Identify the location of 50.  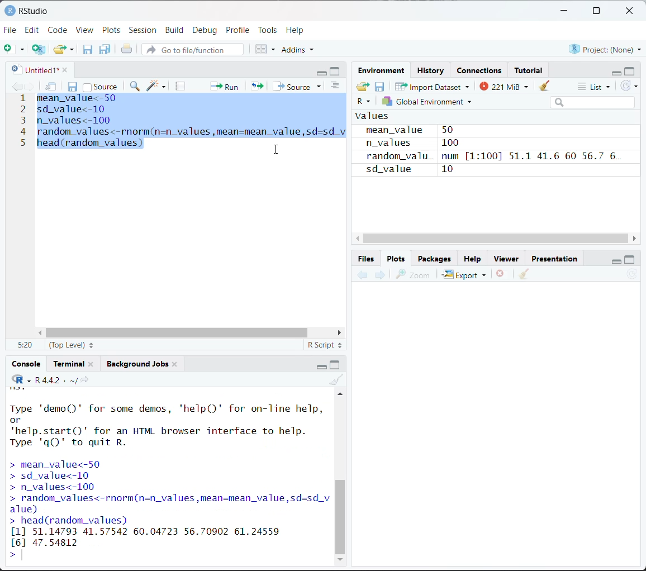
(447, 129).